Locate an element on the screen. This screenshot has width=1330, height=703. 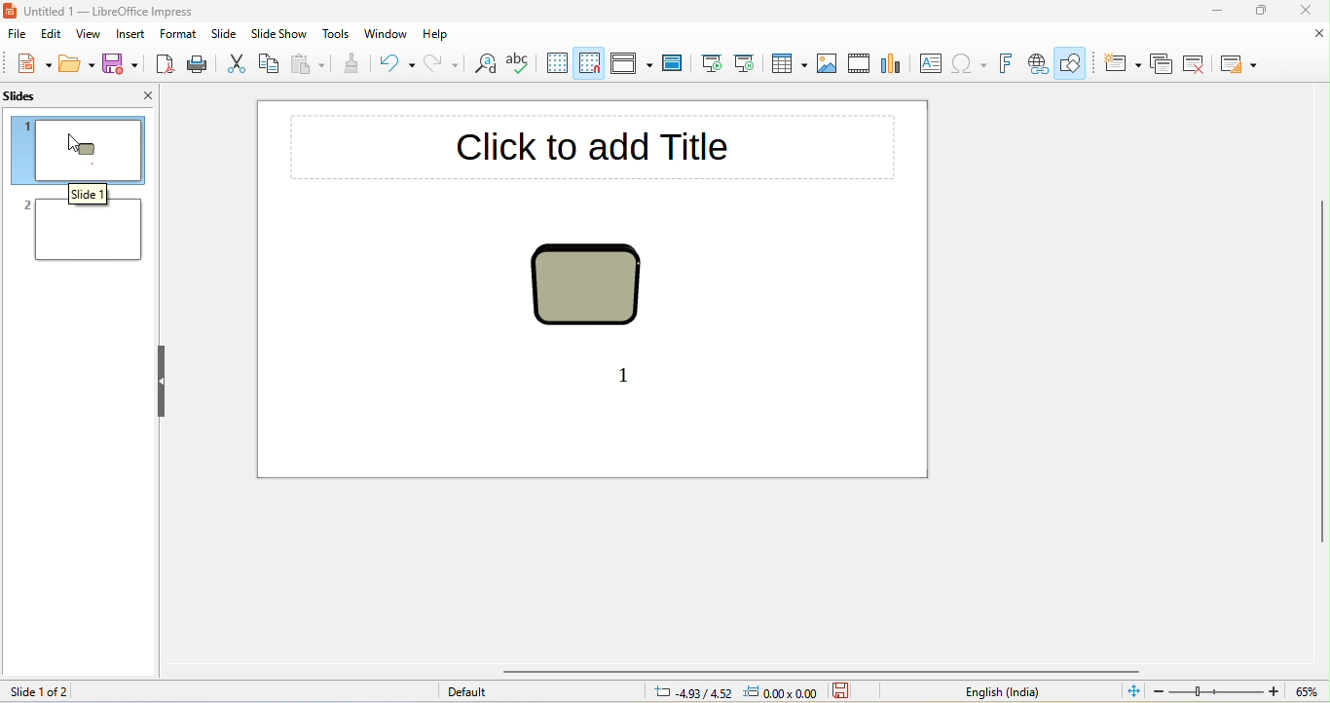
copy is located at coordinates (272, 65).